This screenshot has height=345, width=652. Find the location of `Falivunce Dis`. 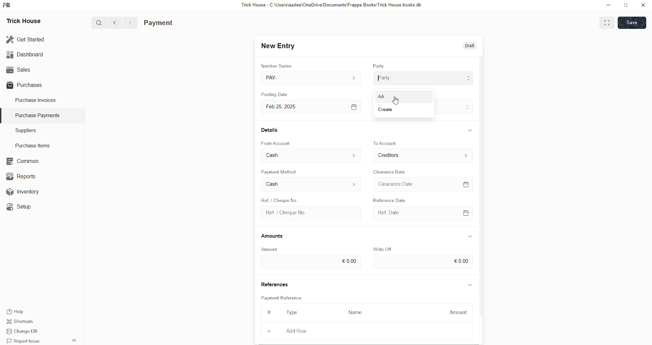

Falivunce Dis is located at coordinates (394, 199).